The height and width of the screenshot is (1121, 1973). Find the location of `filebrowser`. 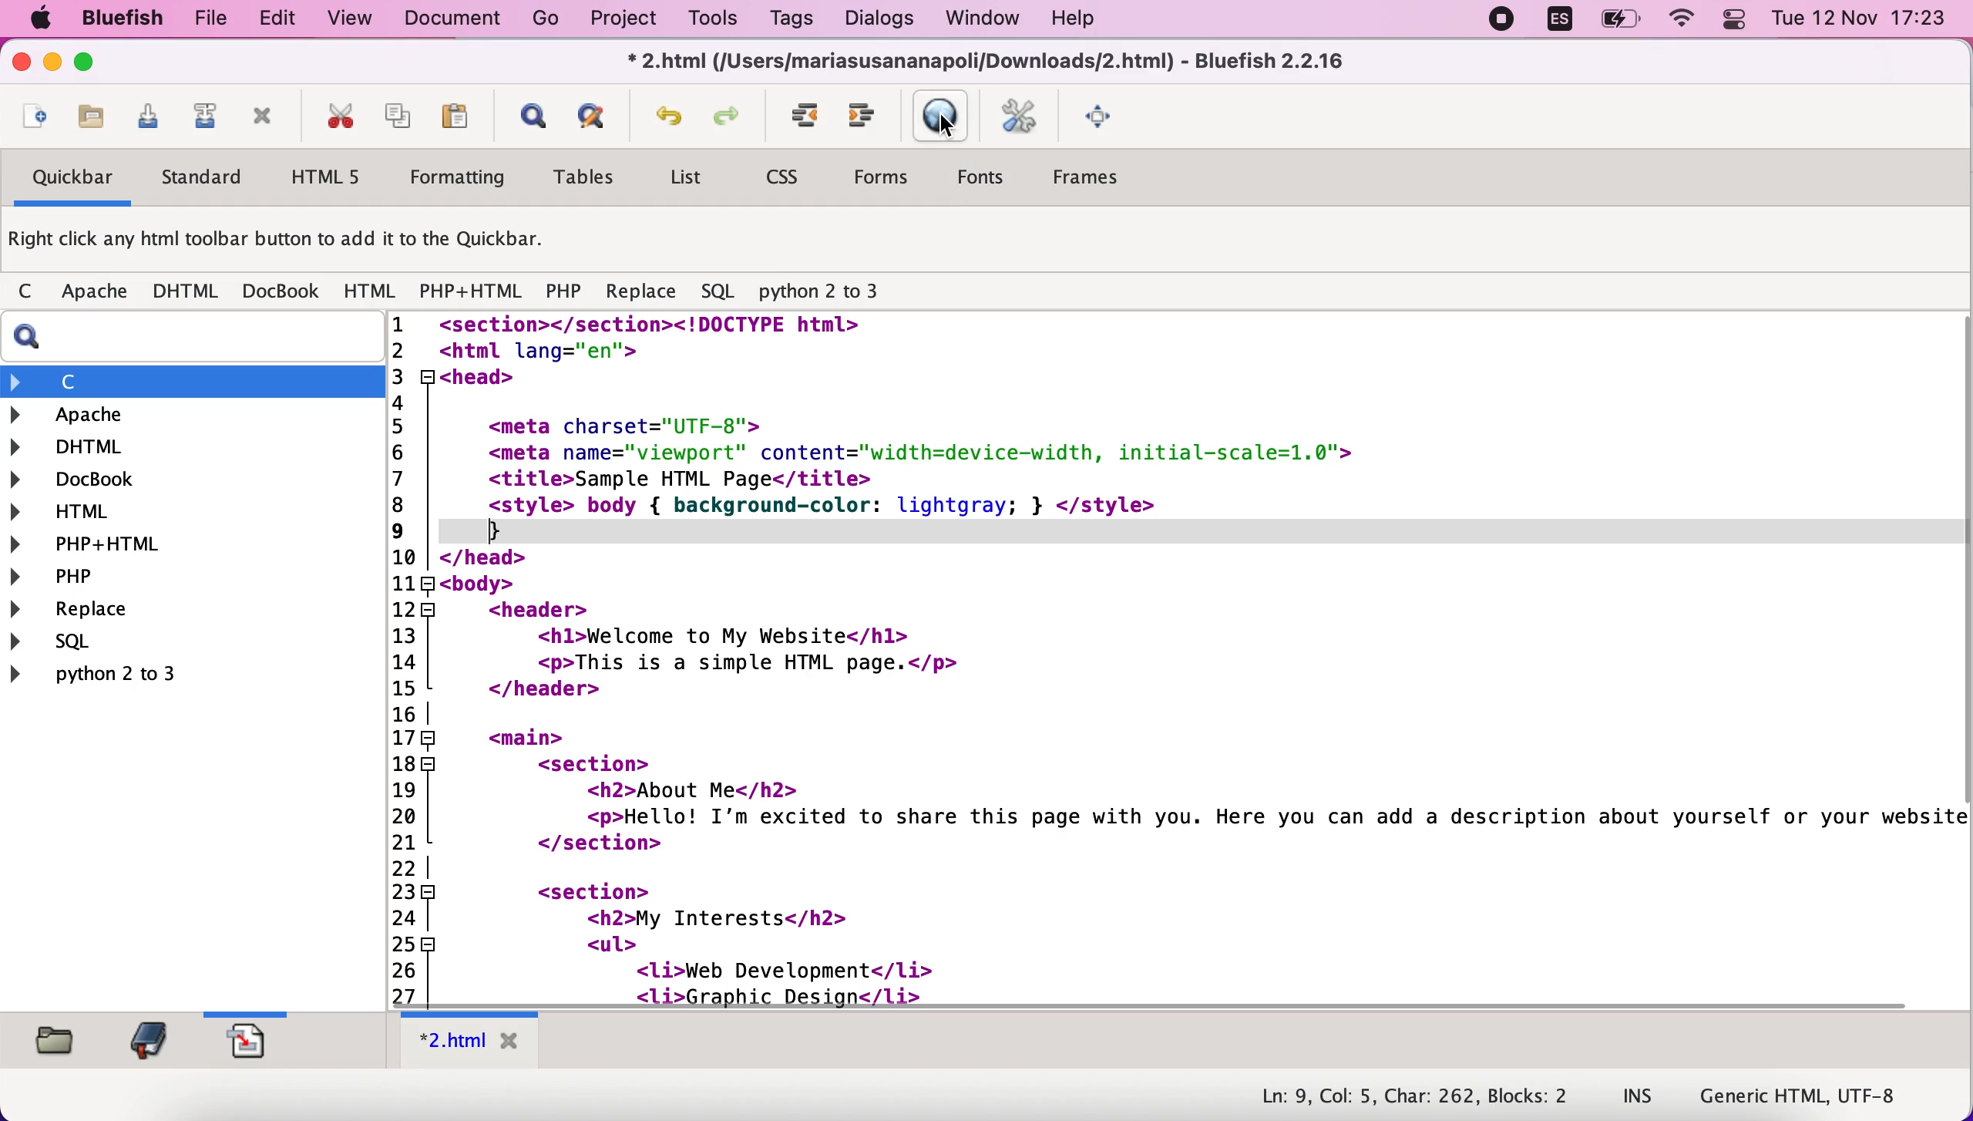

filebrowser is located at coordinates (59, 1040).